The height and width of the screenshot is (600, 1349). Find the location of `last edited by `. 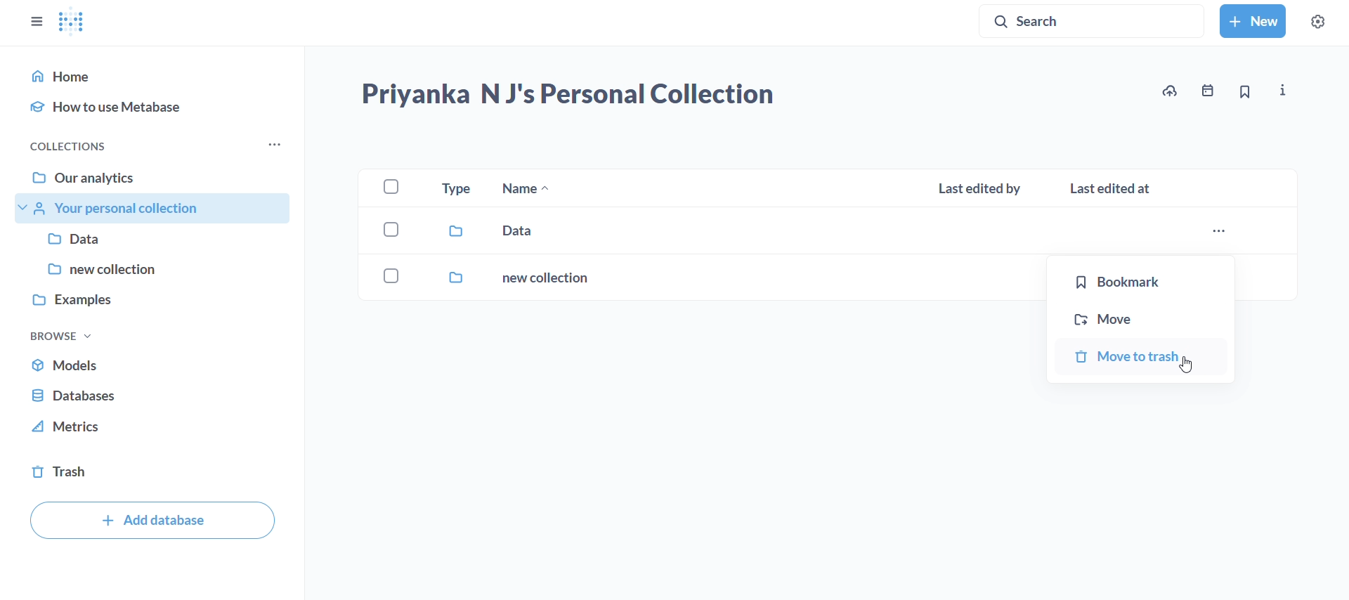

last edited by  is located at coordinates (984, 188).